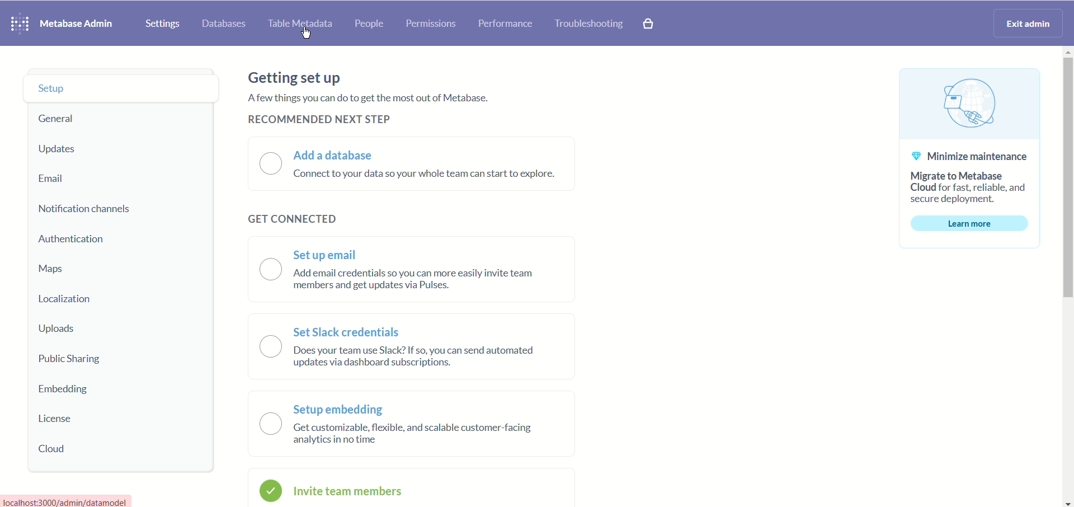  Describe the element at coordinates (259, 346) in the screenshot. I see `Radio button` at that location.